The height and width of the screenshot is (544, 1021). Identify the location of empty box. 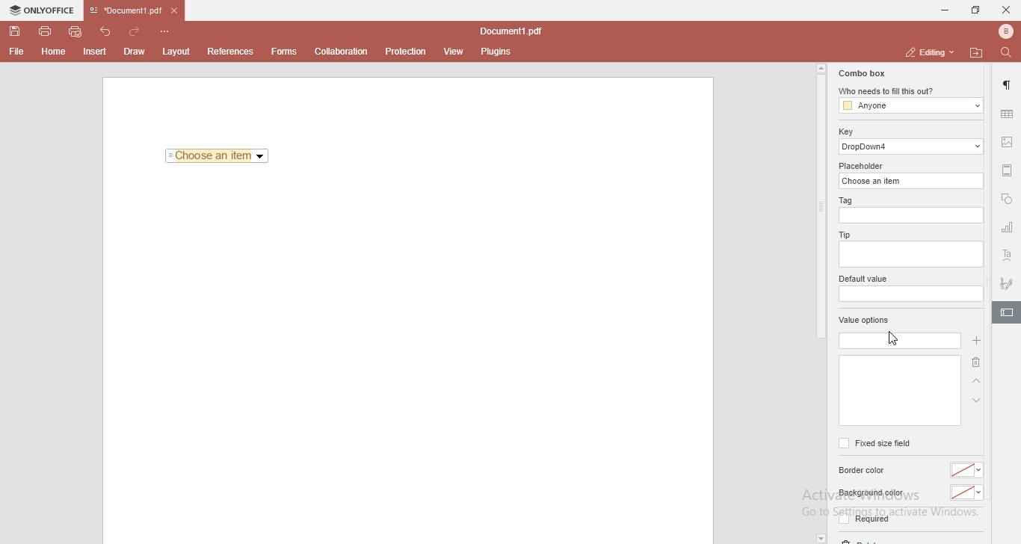
(898, 341).